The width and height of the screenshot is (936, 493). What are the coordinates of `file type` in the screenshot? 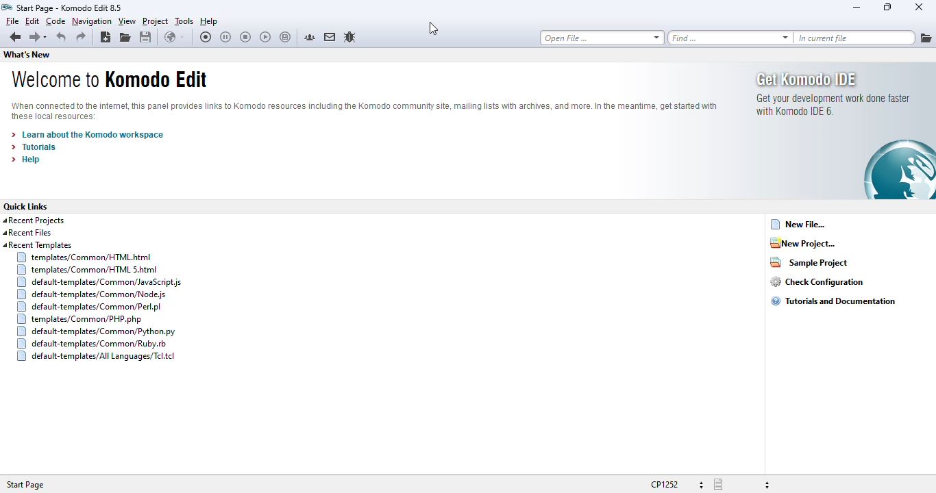 It's located at (741, 485).